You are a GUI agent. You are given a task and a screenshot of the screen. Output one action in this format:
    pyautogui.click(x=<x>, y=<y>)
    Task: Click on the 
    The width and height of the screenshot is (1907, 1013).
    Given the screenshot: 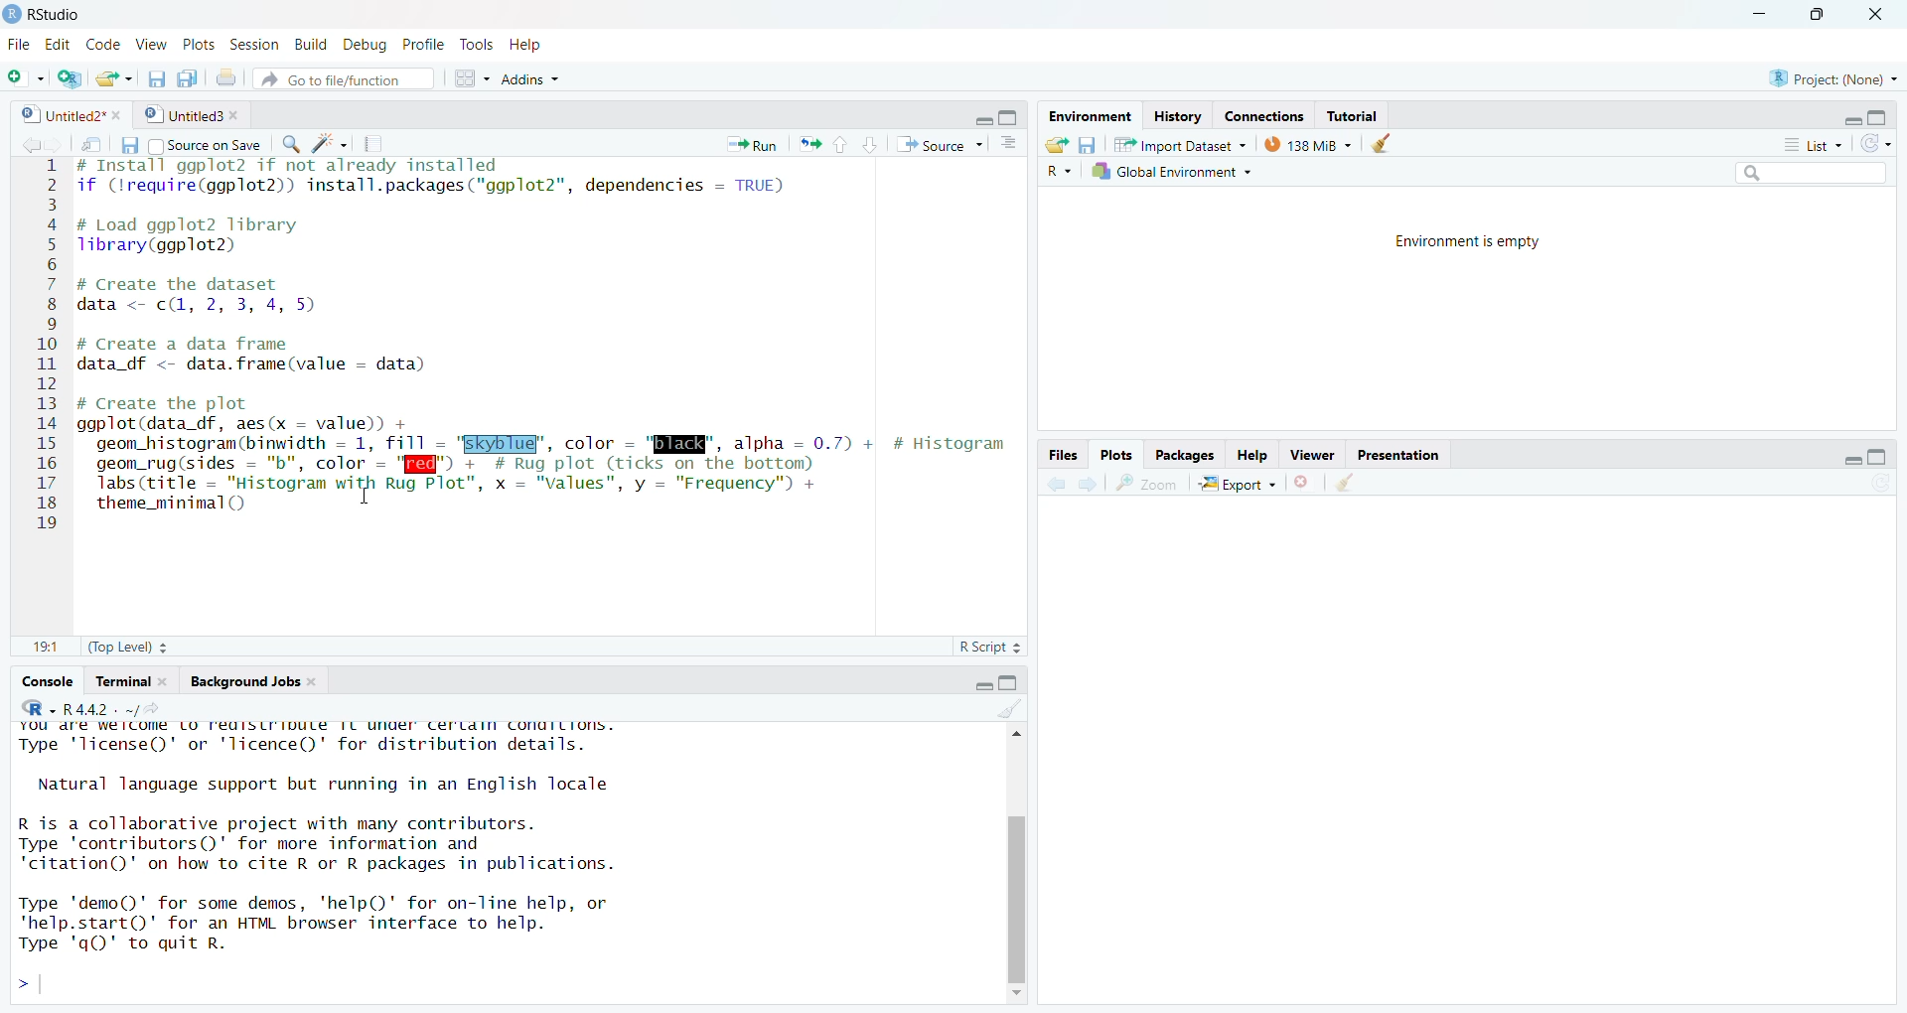 What is the action you would take?
    pyautogui.click(x=93, y=144)
    